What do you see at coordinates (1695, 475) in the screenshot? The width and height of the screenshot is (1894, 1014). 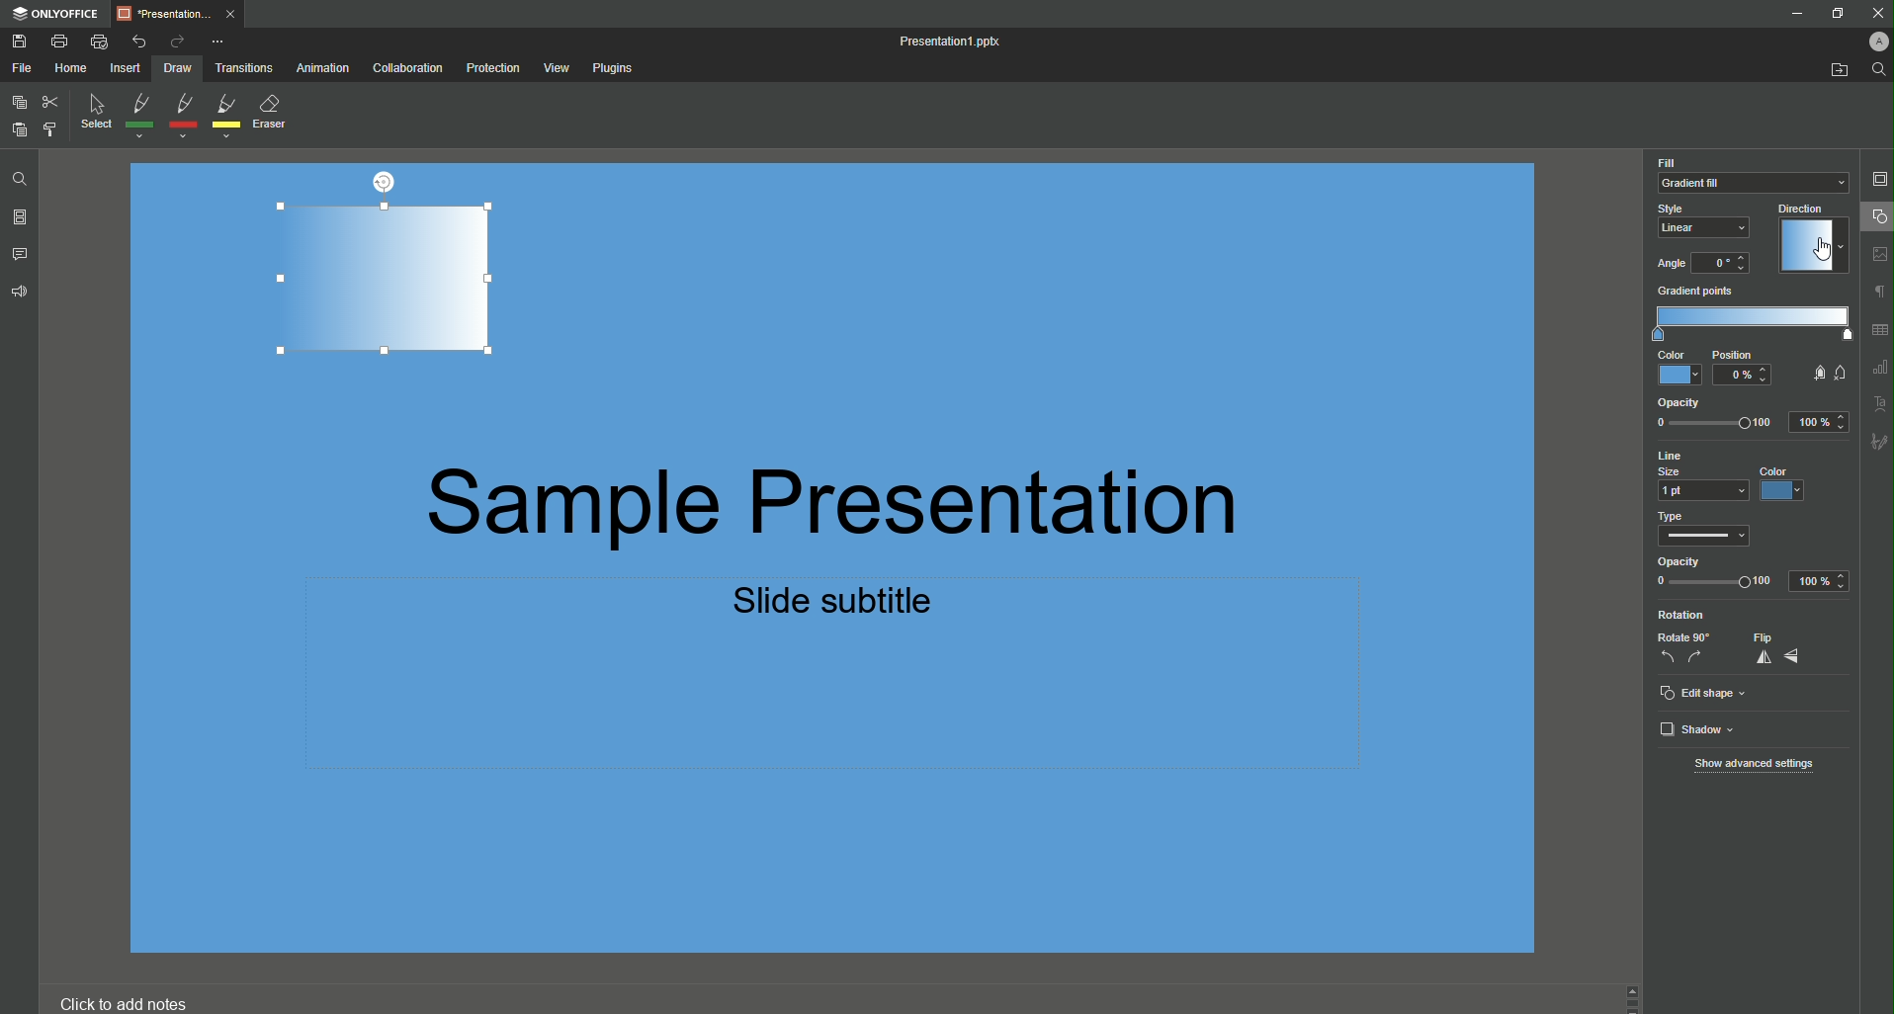 I see `Line size` at bounding box center [1695, 475].